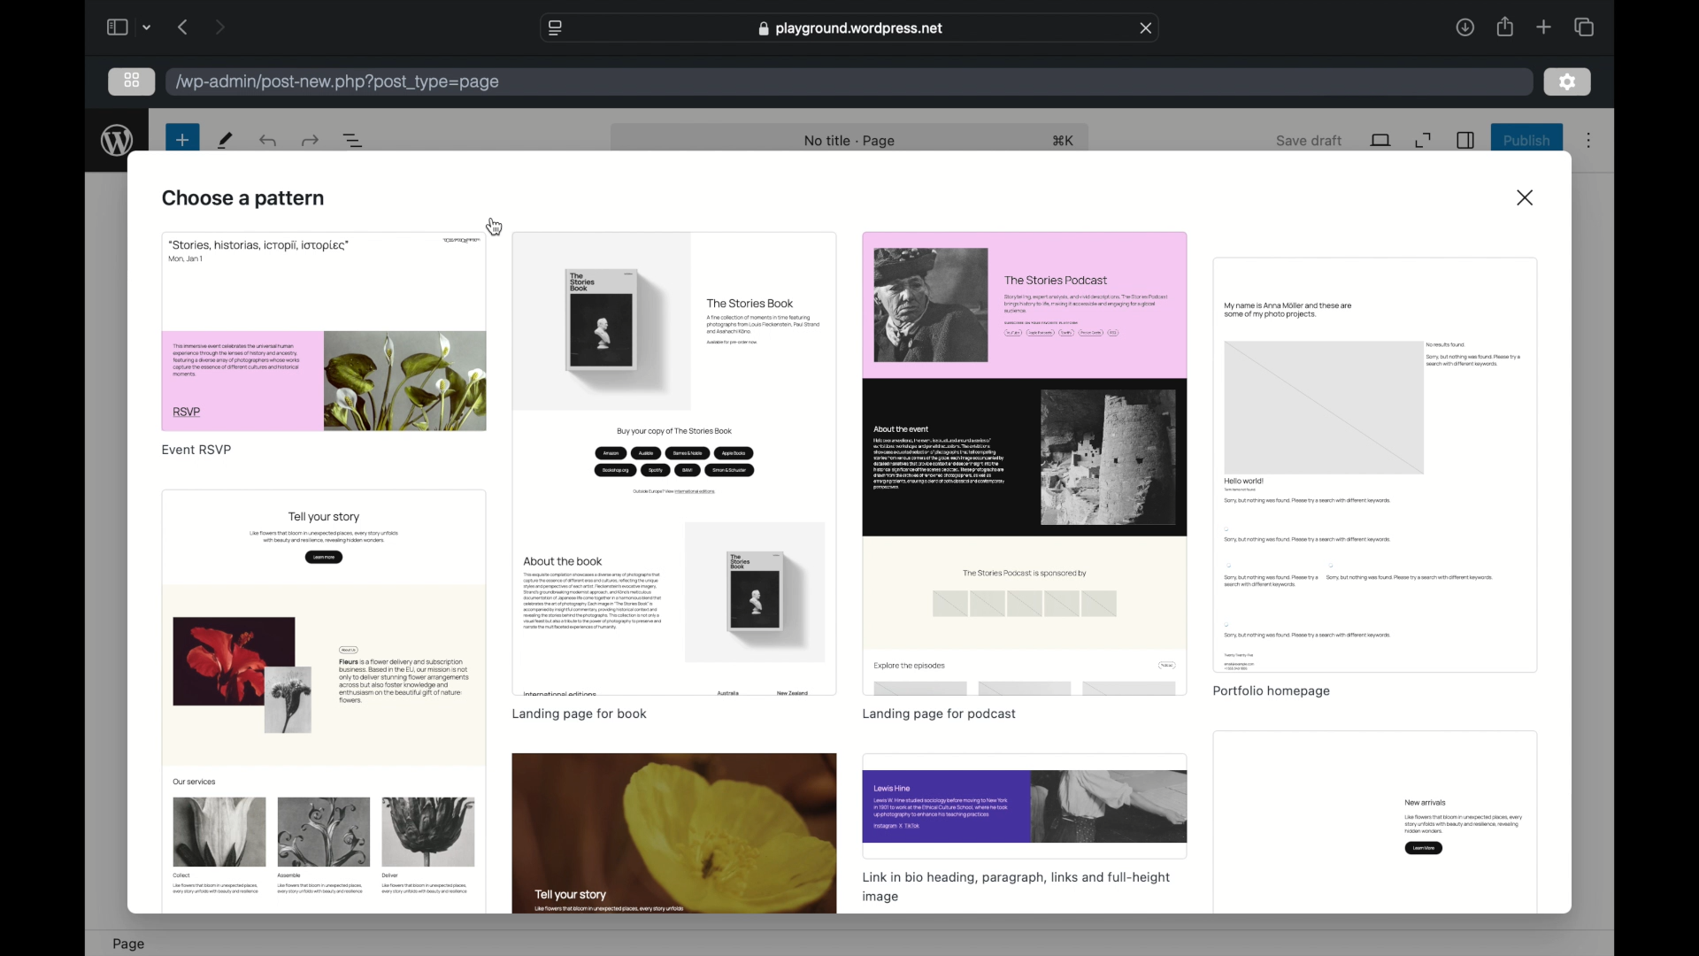  What do you see at coordinates (850, 27) in the screenshot?
I see `web address` at bounding box center [850, 27].